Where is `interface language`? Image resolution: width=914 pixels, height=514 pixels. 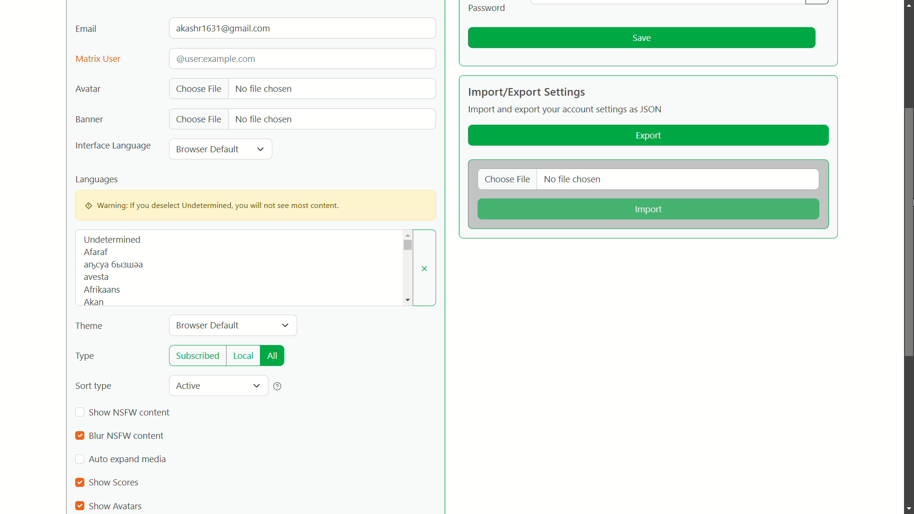 interface language is located at coordinates (113, 147).